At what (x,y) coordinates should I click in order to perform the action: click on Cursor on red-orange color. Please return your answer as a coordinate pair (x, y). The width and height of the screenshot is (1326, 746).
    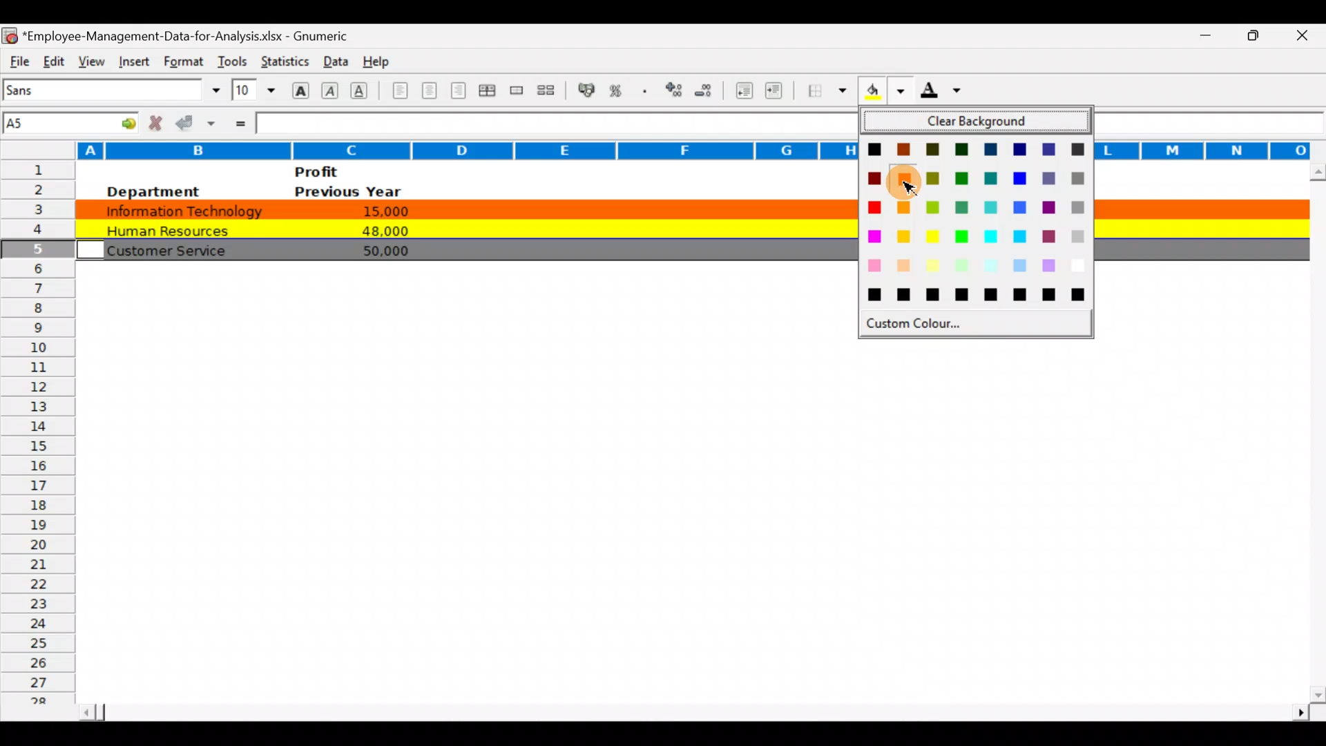
    Looking at the image, I should click on (906, 182).